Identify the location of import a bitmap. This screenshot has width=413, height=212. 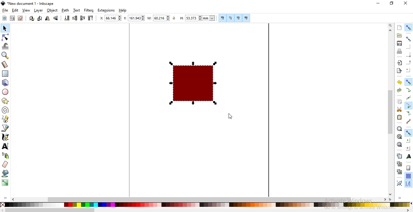
(399, 63).